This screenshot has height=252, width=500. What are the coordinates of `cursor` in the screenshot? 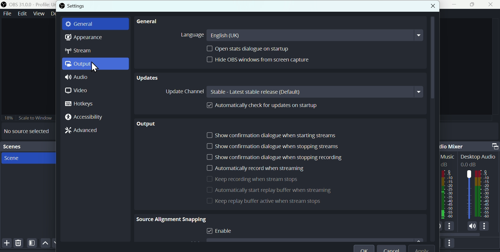 It's located at (94, 67).